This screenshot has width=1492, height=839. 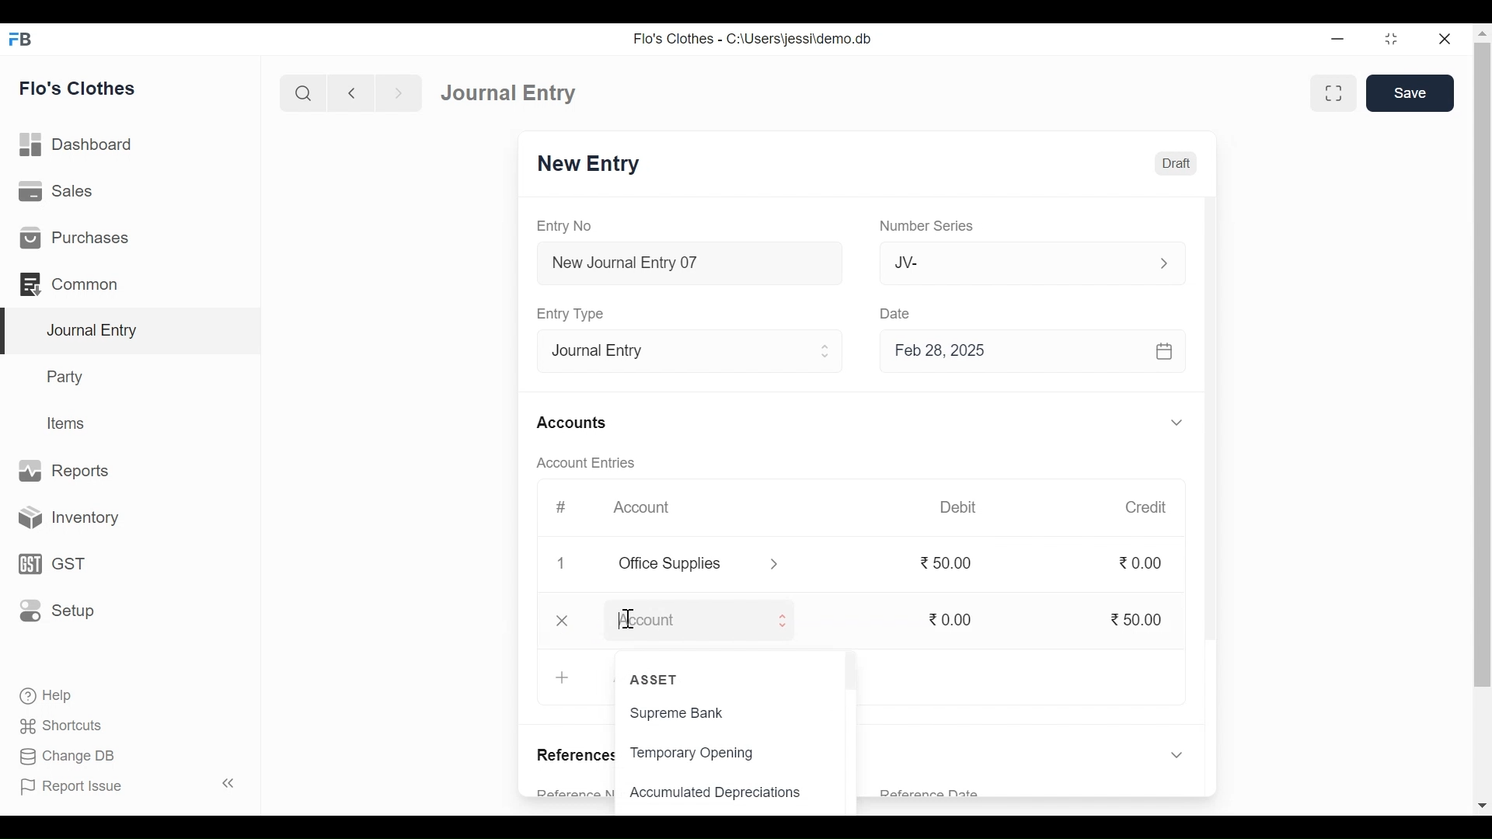 What do you see at coordinates (657, 680) in the screenshot?
I see `ASSET` at bounding box center [657, 680].